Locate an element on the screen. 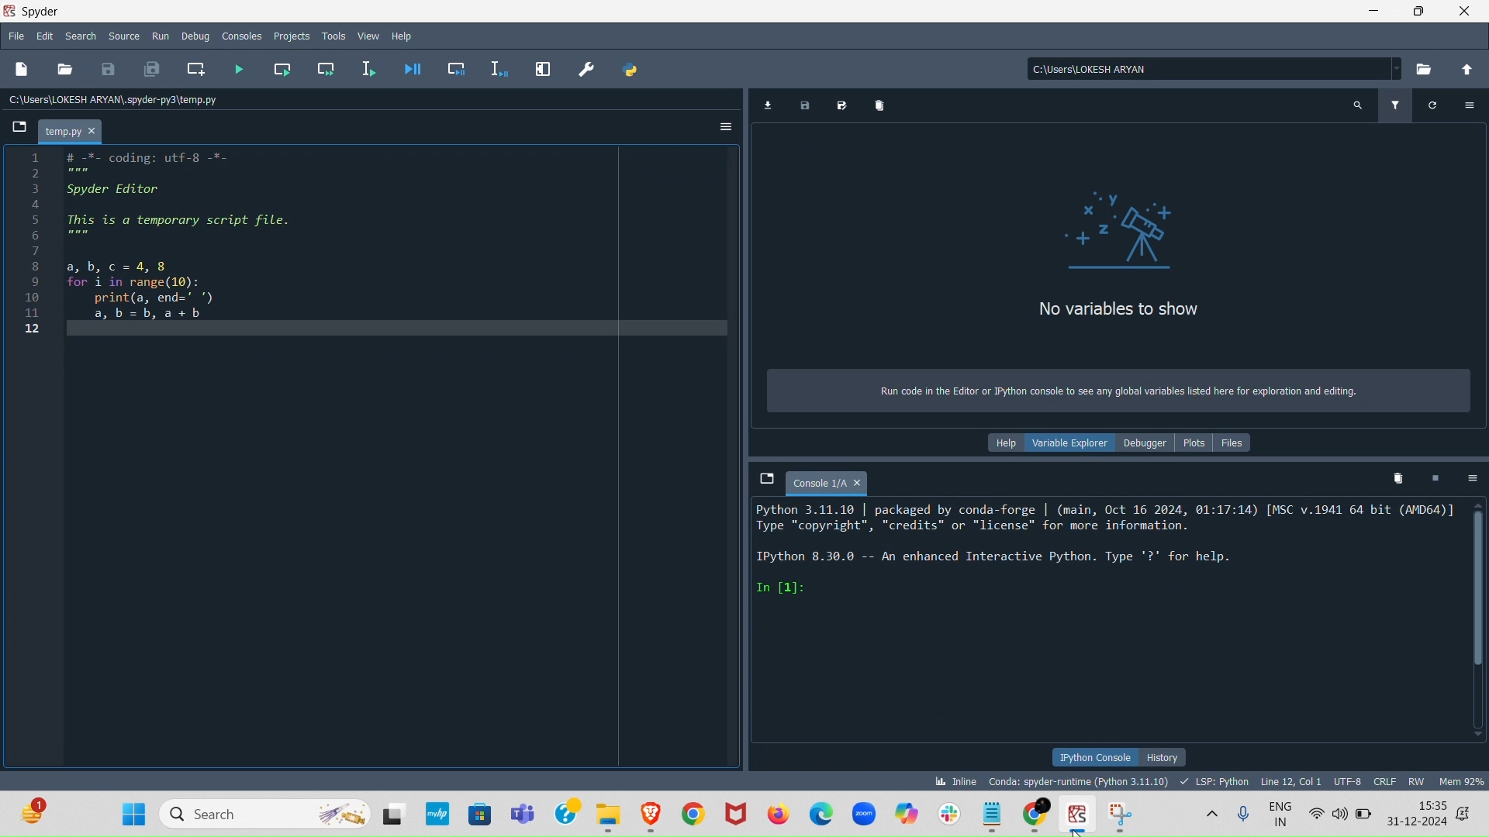  Open file (Ctrl + O) is located at coordinates (66, 69).